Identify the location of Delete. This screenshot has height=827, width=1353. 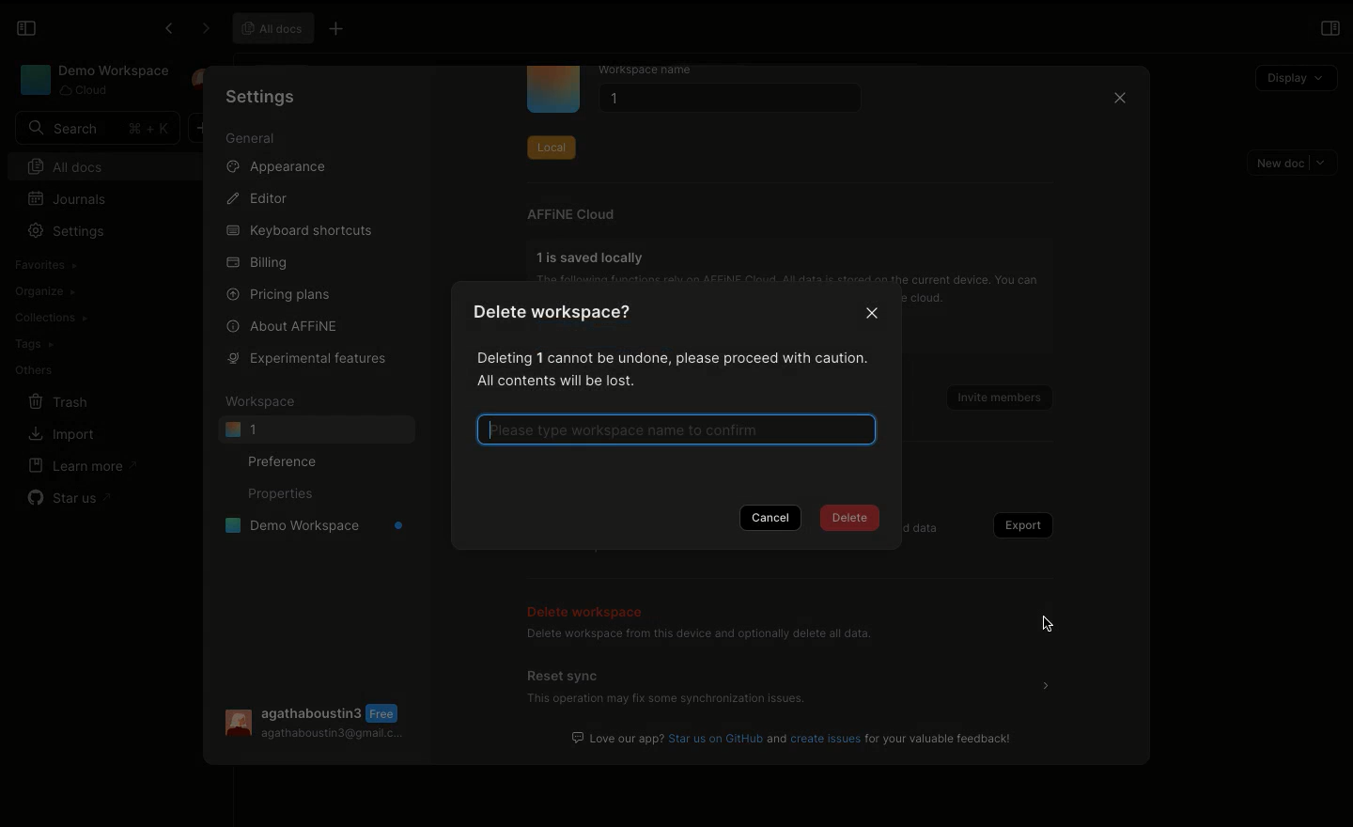
(853, 521).